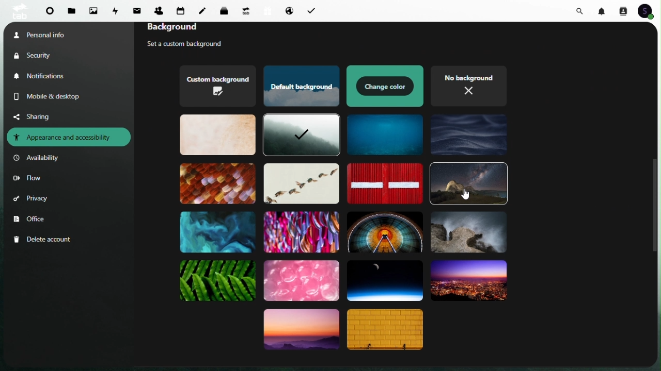 The image size is (661, 371). What do you see at coordinates (385, 134) in the screenshot?
I see `Themes` at bounding box center [385, 134].